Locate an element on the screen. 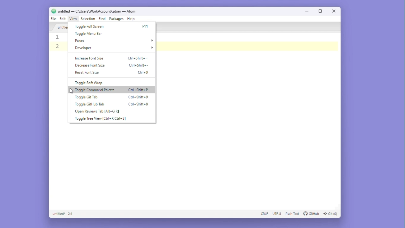  1 print("hello world")
2 is located at coordinates (59, 43).